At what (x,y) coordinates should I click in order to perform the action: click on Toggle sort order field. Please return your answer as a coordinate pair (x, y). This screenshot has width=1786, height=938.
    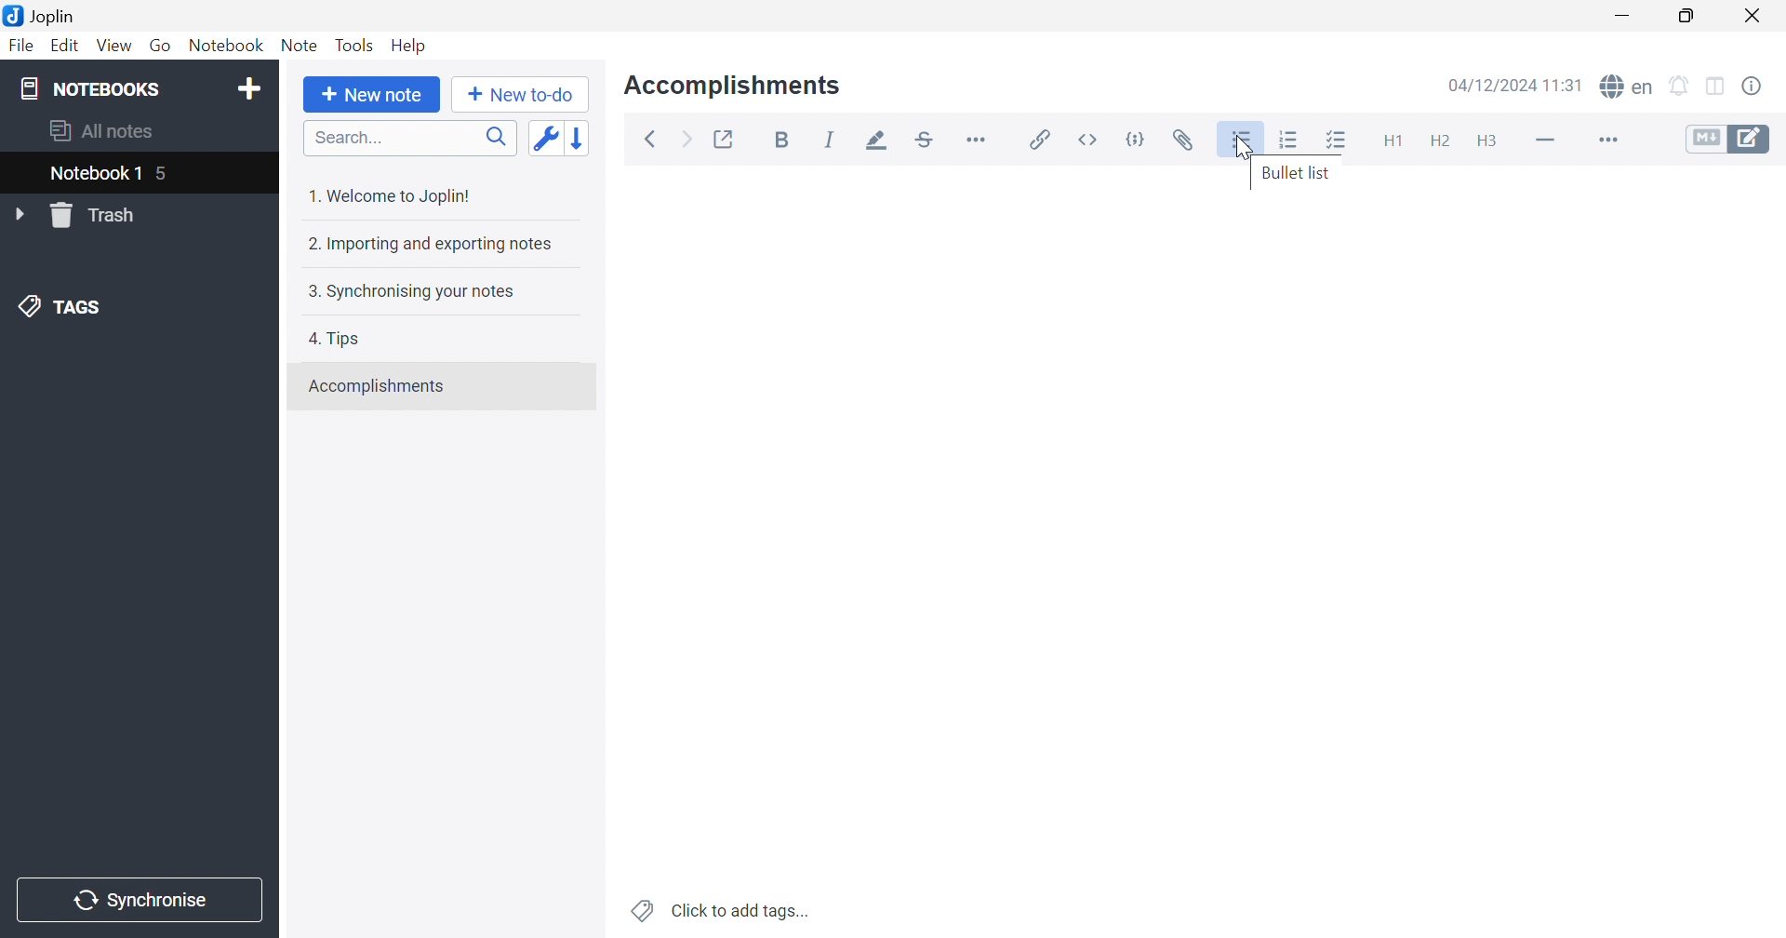
    Looking at the image, I should click on (542, 138).